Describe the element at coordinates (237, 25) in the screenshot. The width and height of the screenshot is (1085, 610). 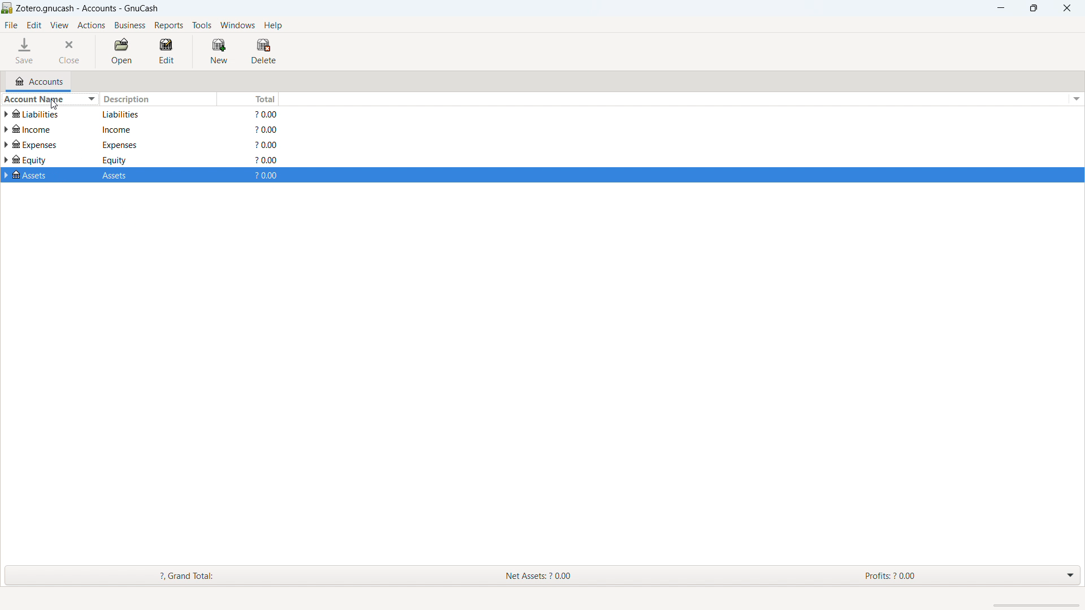
I see `windows` at that location.